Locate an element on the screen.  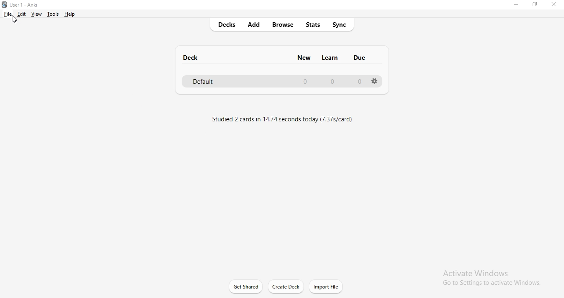
settings is located at coordinates (374, 82).